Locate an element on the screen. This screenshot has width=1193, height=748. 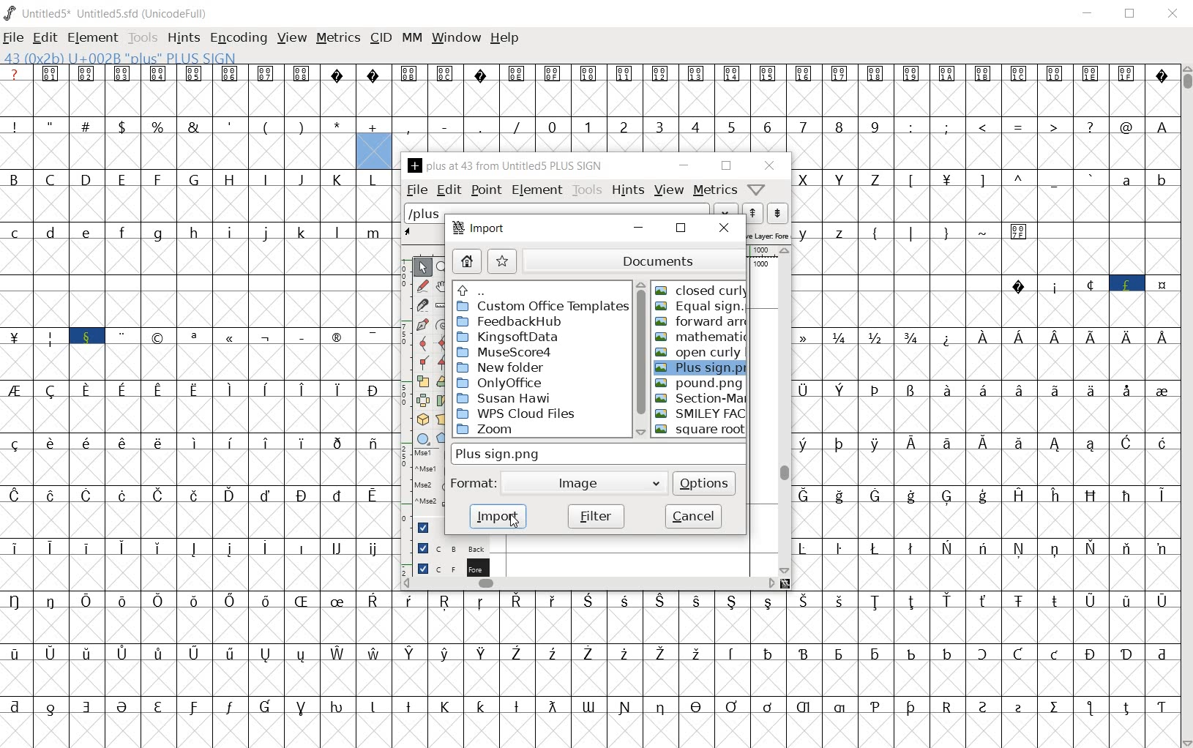
EQUAL SIGN is located at coordinates (700, 307).